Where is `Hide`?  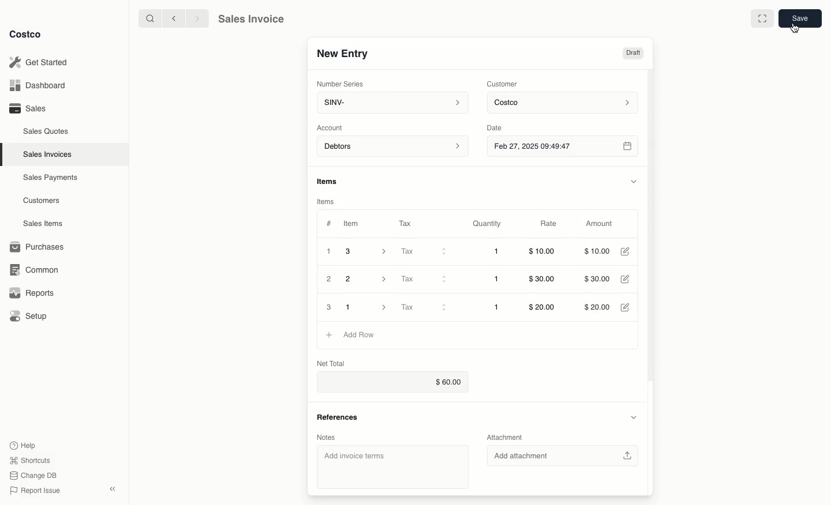 Hide is located at coordinates (634, 180).